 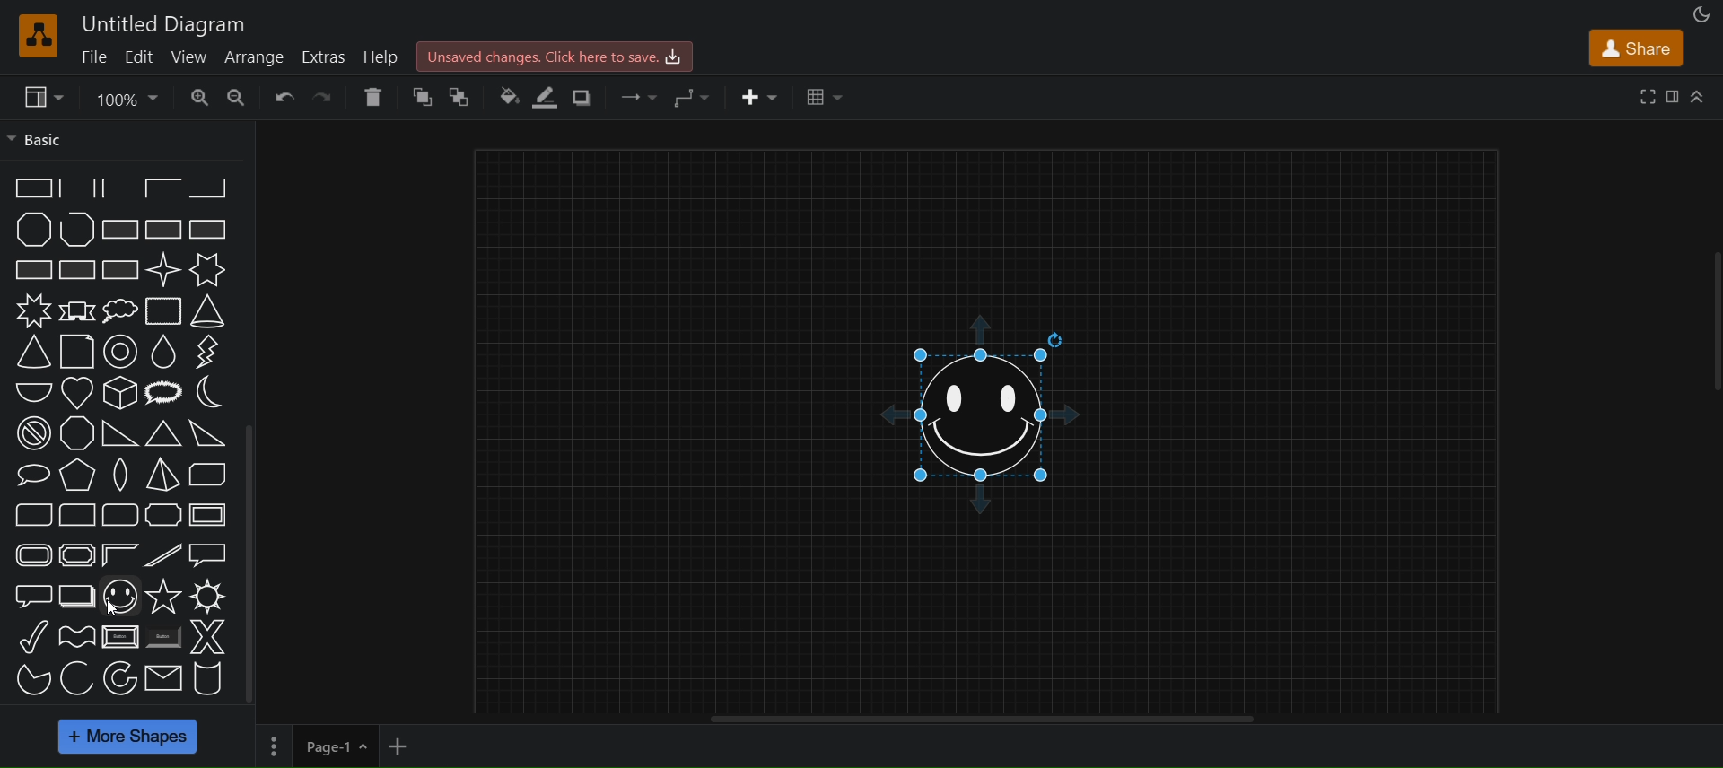 I want to click on button(shaded), so click(x=162, y=638).